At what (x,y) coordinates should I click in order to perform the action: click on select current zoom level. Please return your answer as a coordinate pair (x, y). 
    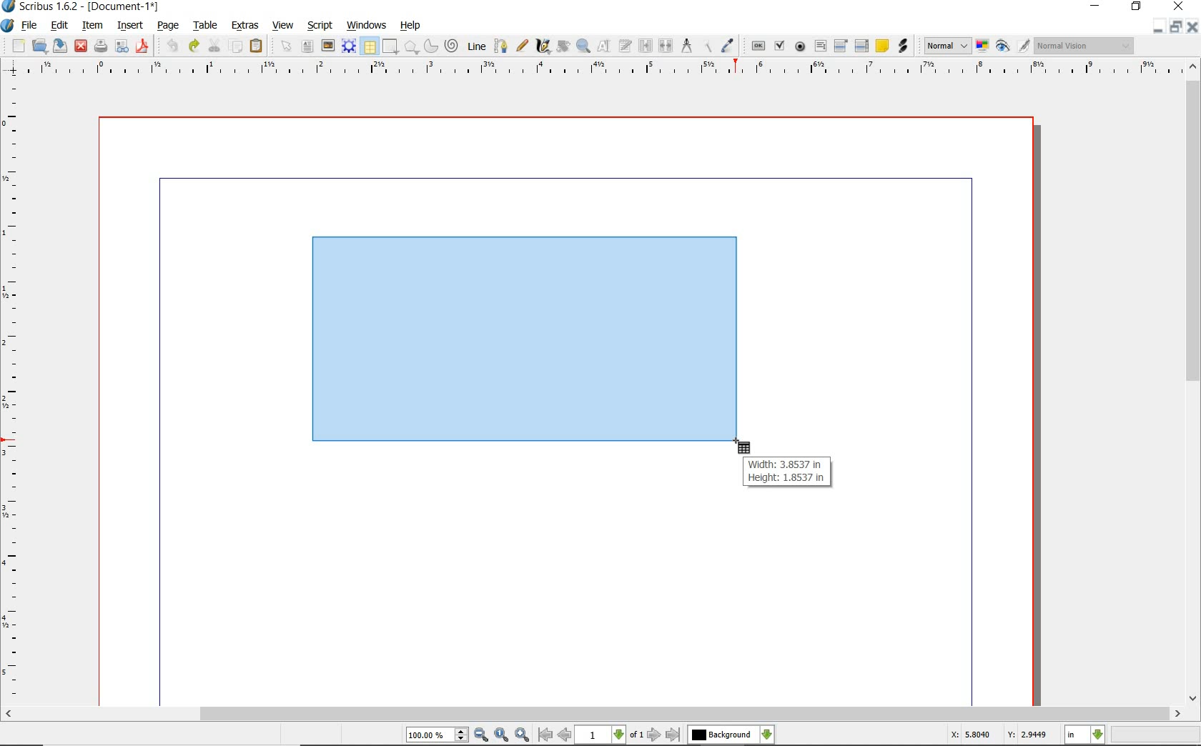
    Looking at the image, I should click on (437, 736).